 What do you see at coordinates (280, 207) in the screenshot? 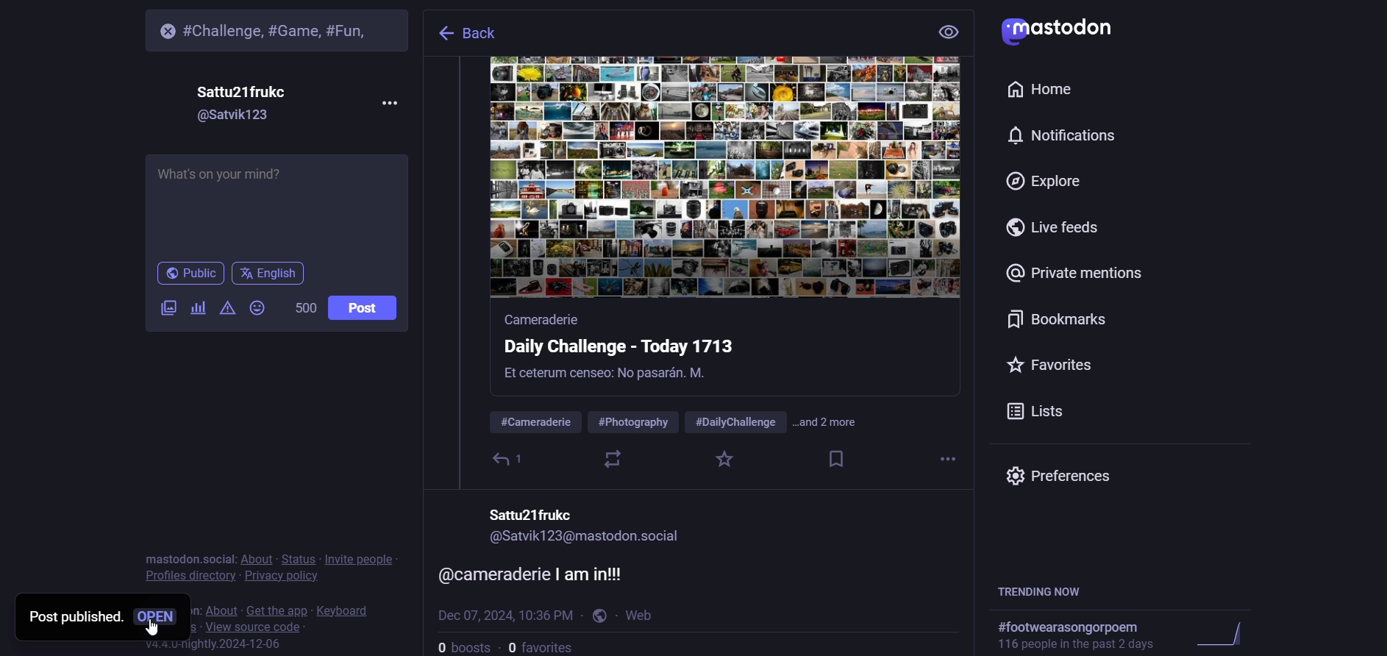
I see `What's on your mind?` at bounding box center [280, 207].